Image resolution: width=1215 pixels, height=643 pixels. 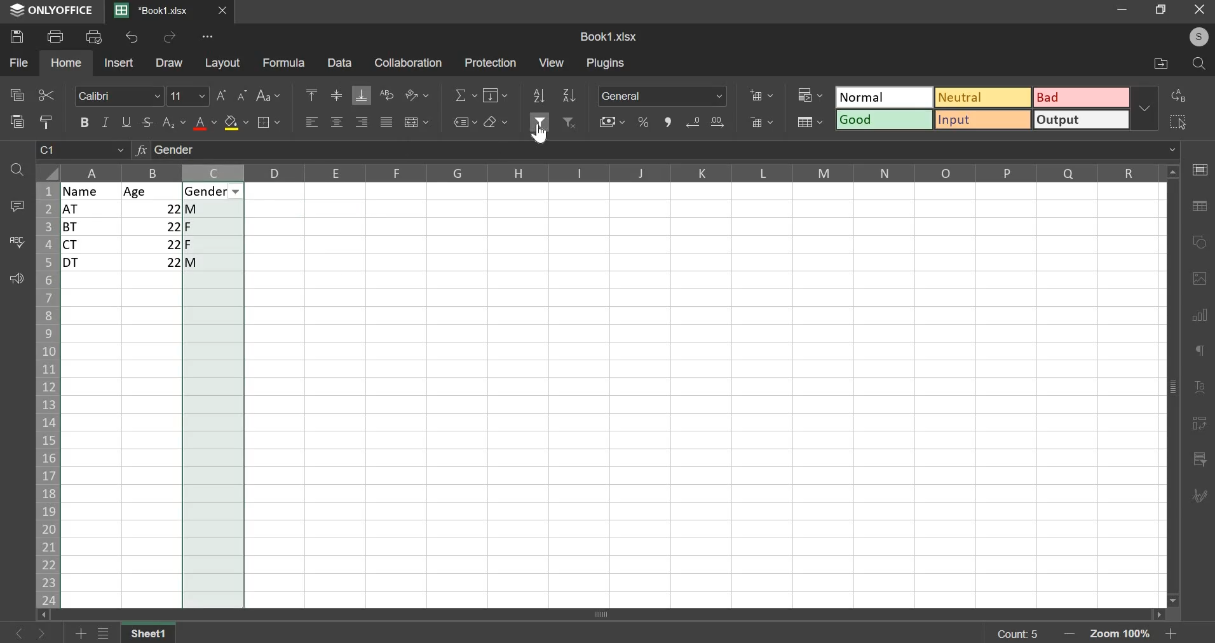 I want to click on next, so click(x=19, y=632).